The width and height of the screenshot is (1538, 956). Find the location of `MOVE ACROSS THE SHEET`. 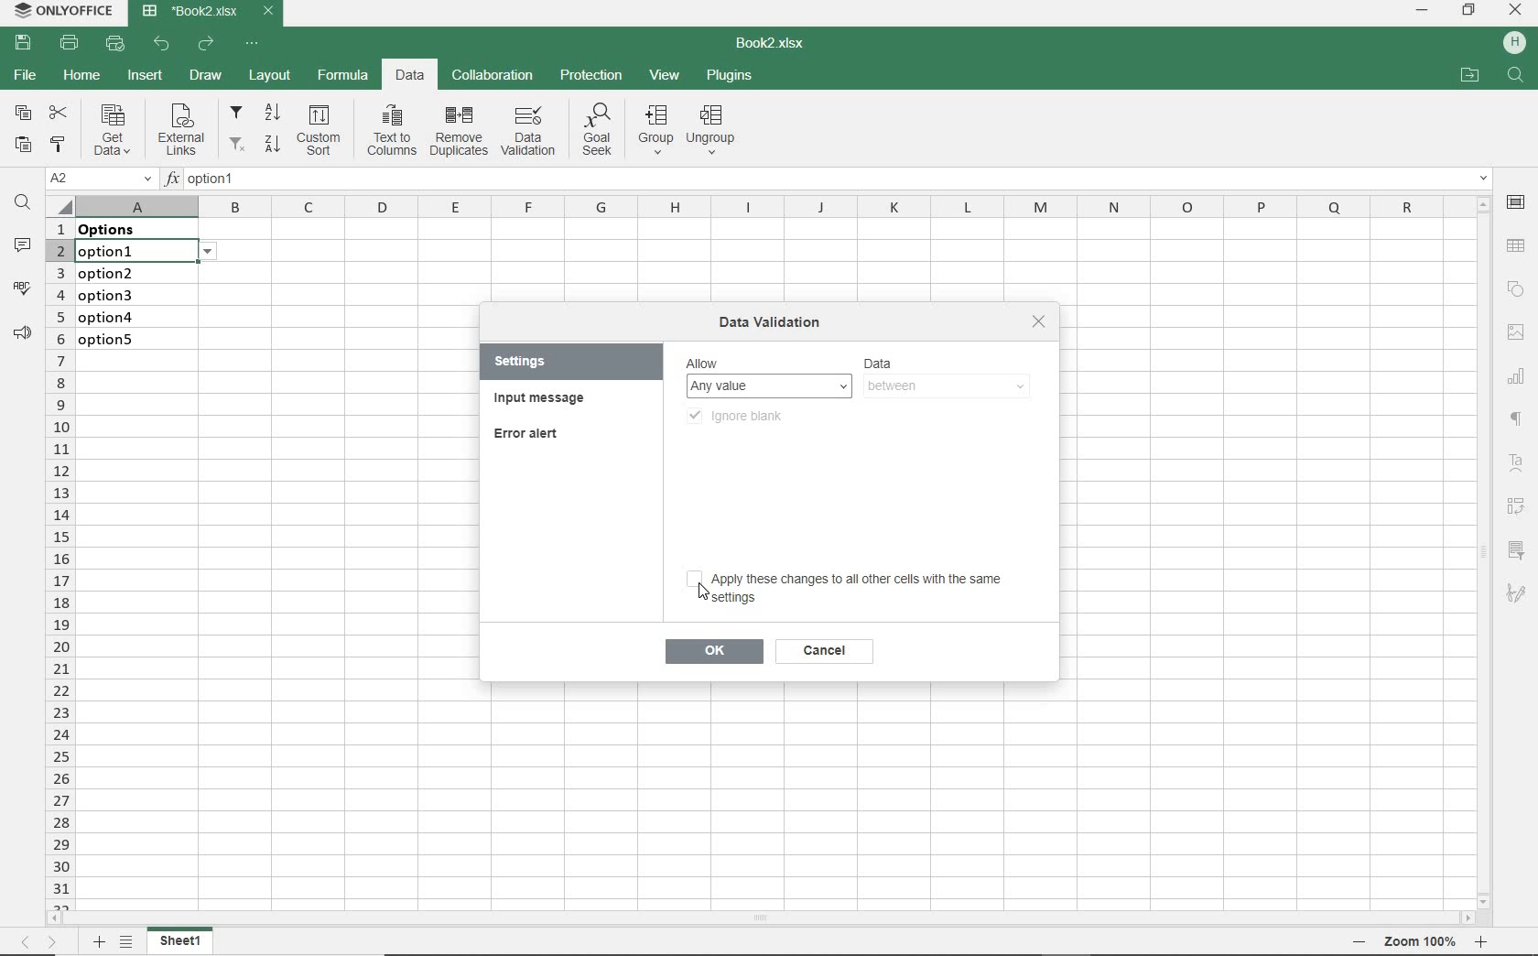

MOVE ACROSS THE SHEET is located at coordinates (39, 941).